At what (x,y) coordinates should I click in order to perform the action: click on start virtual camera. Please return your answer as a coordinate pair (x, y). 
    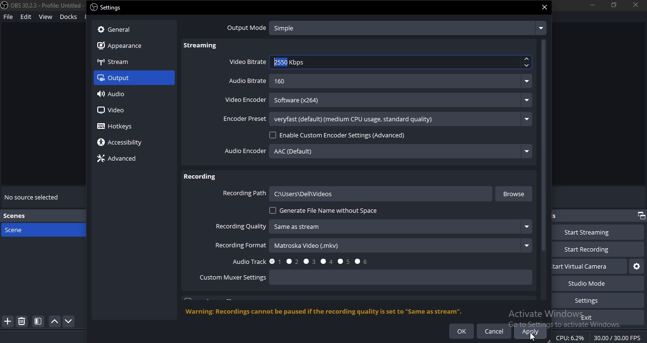
    Looking at the image, I should click on (635, 267).